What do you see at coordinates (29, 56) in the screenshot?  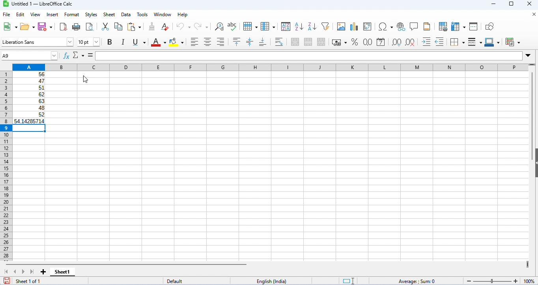 I see `selected cell number` at bounding box center [29, 56].